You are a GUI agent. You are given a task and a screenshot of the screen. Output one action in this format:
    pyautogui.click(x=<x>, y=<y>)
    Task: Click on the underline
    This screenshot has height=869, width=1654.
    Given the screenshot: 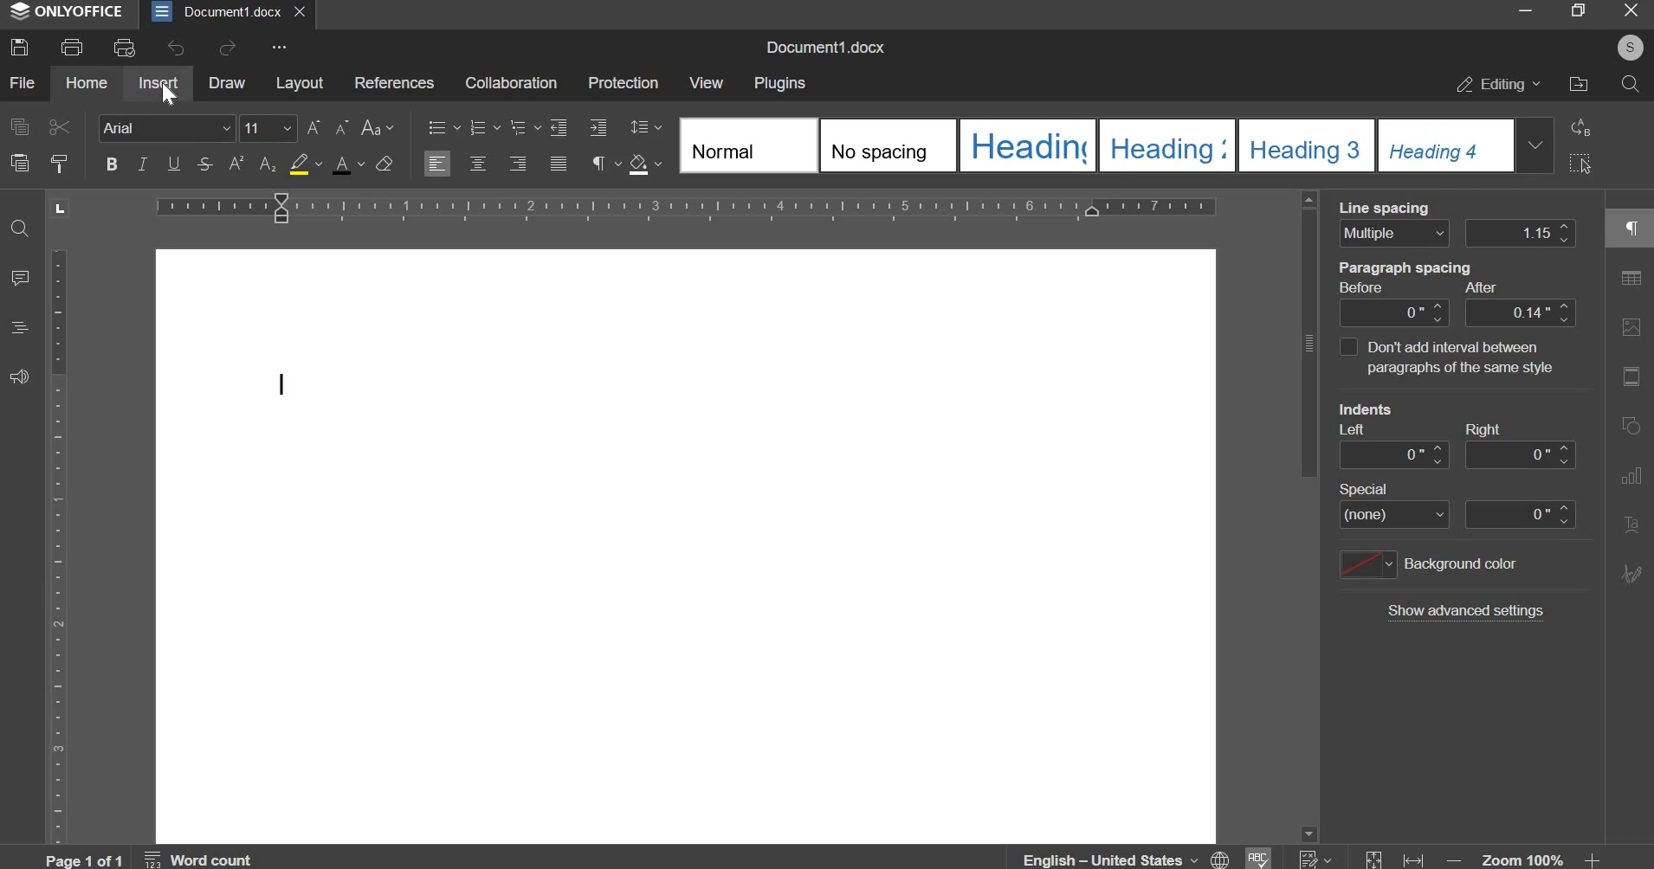 What is the action you would take?
    pyautogui.click(x=174, y=164)
    